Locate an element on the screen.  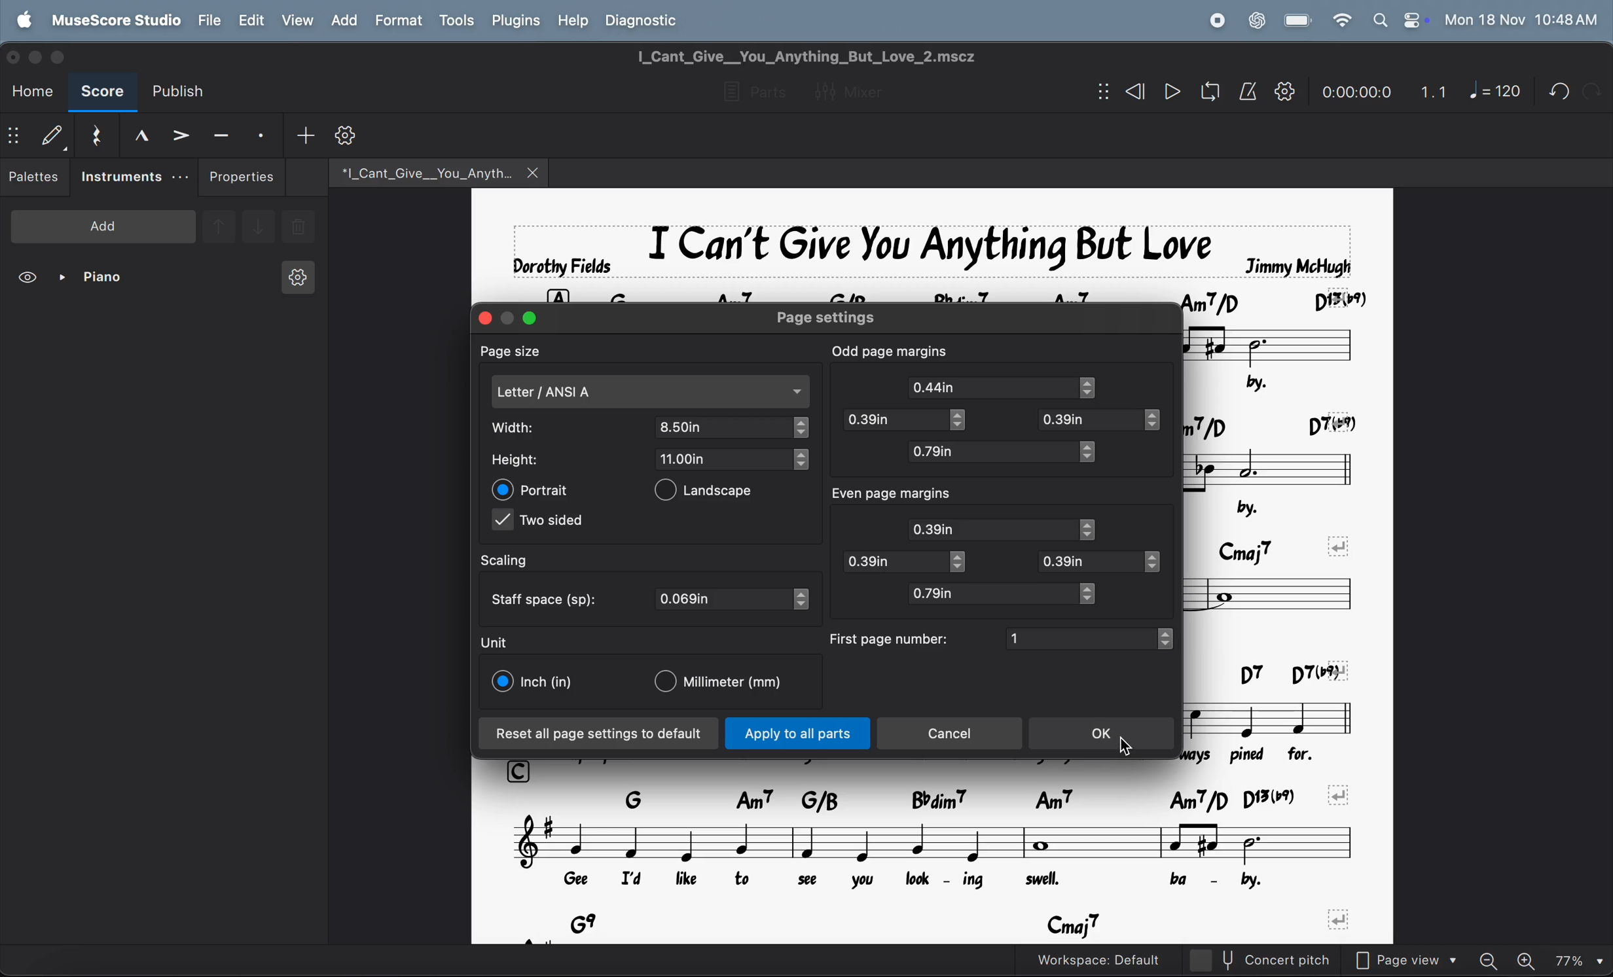
toggle is located at coordinates (1096, 594).